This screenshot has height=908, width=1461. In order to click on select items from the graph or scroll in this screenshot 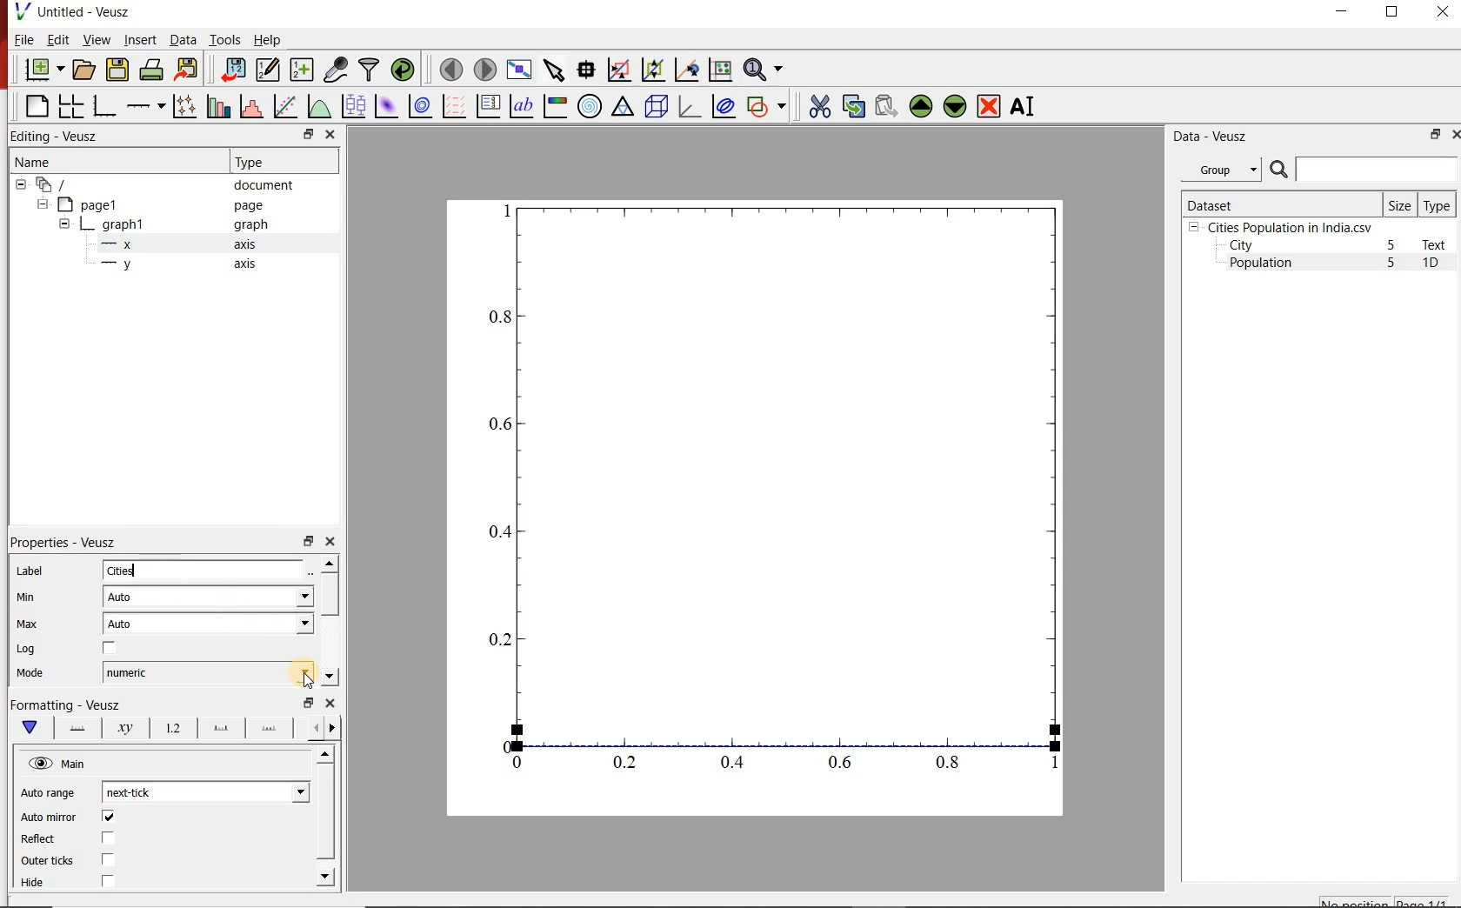, I will do `click(553, 69)`.